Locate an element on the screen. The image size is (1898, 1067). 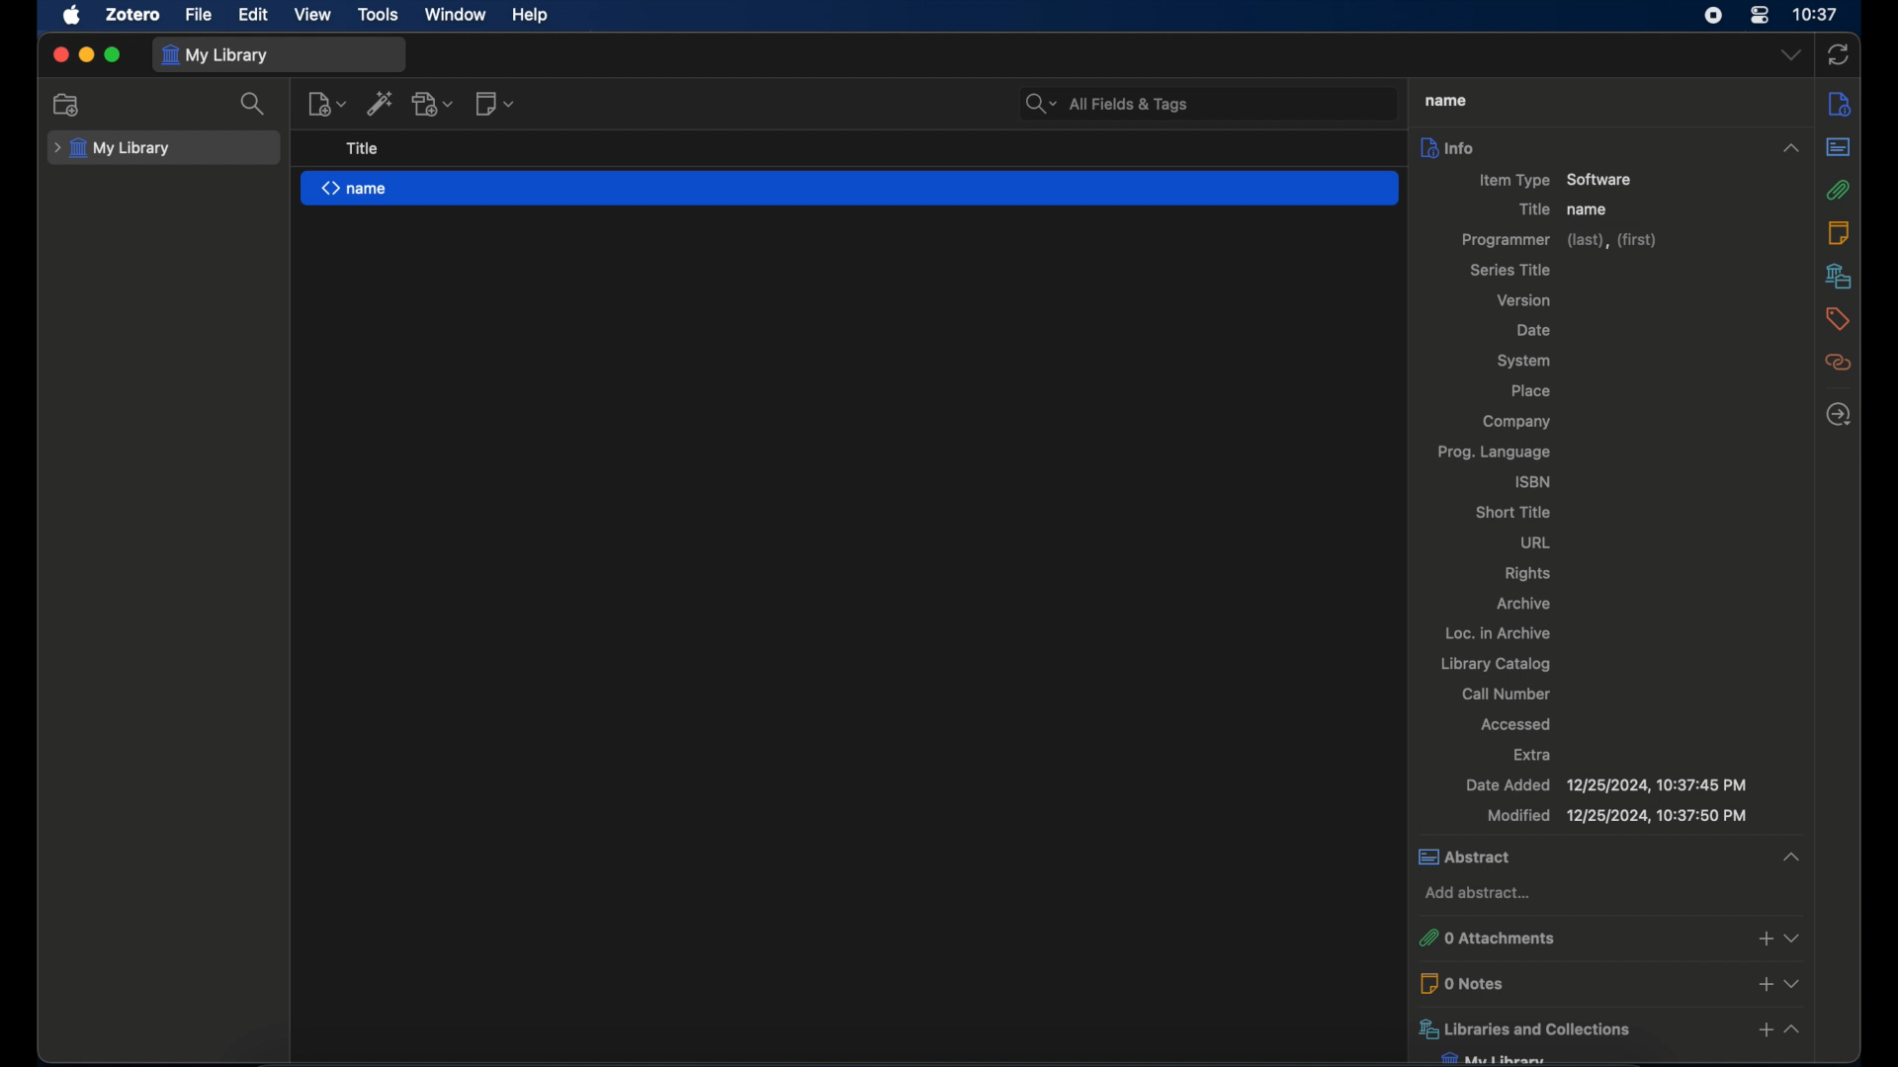
archive is located at coordinates (1523, 603).